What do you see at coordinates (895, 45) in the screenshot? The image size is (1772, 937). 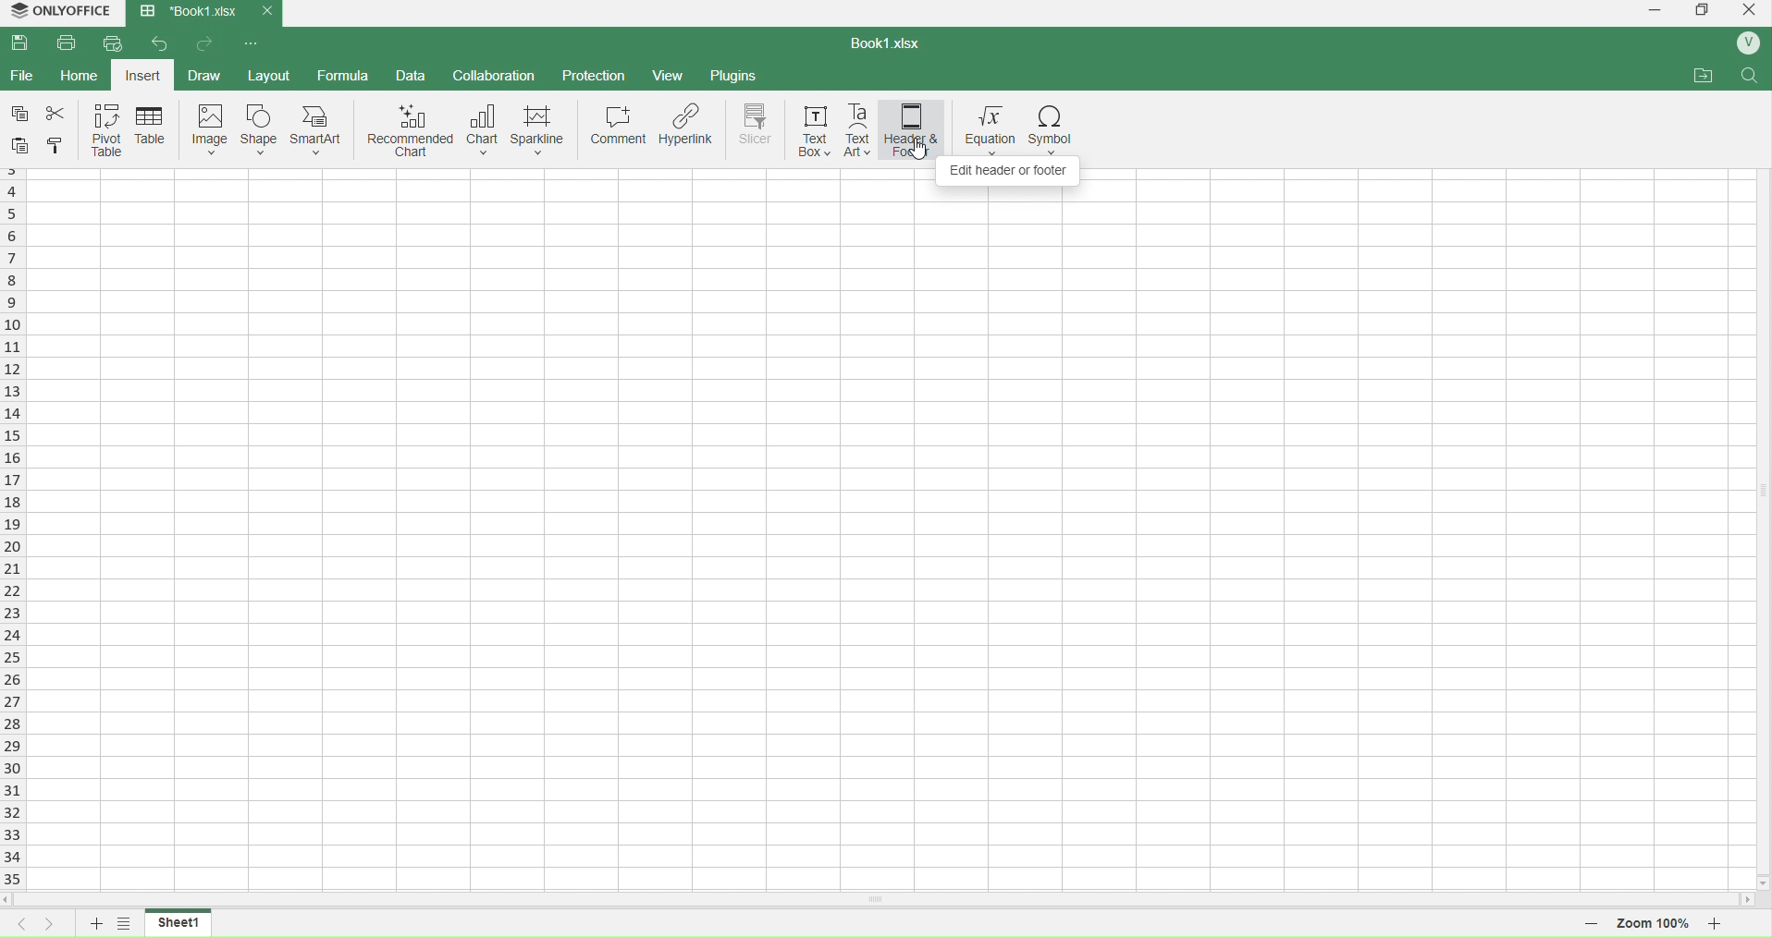 I see `book1.xlsx` at bounding box center [895, 45].